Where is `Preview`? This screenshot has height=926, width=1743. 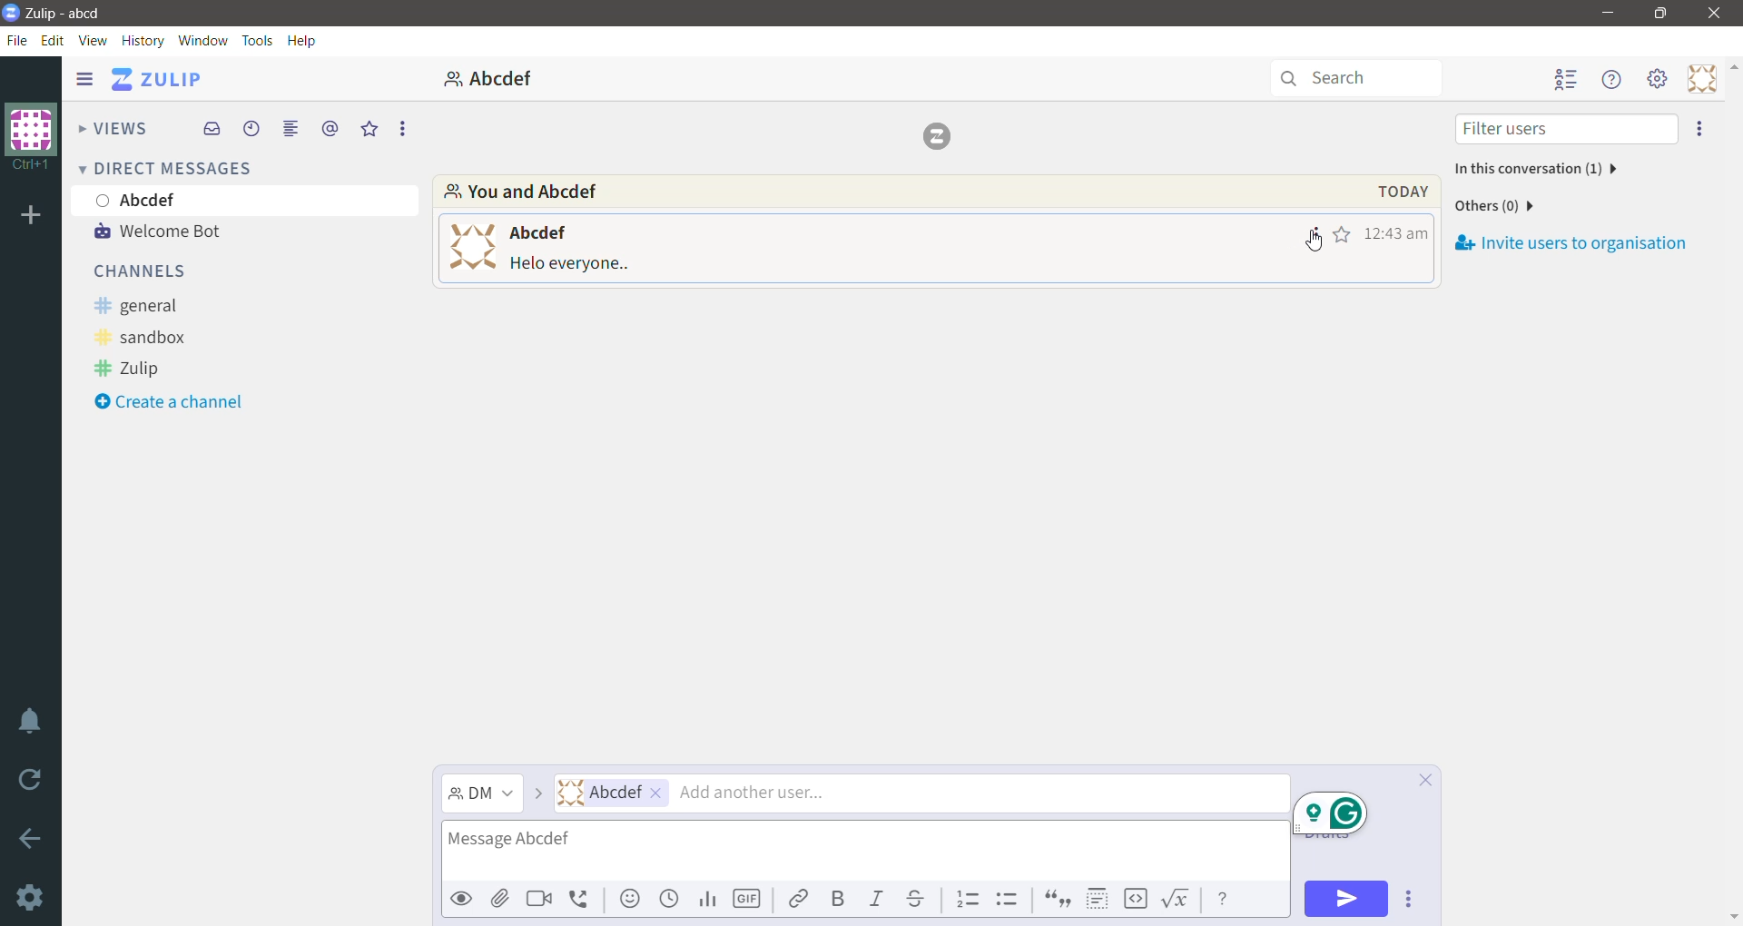
Preview is located at coordinates (461, 901).